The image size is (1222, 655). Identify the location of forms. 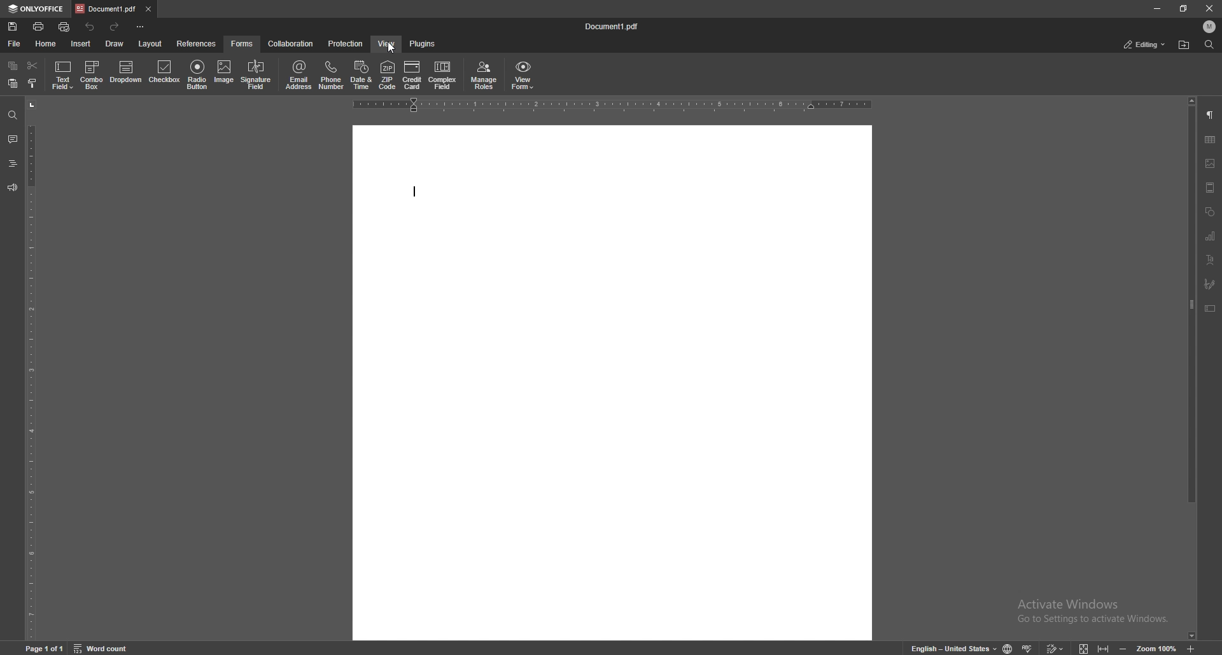
(242, 44).